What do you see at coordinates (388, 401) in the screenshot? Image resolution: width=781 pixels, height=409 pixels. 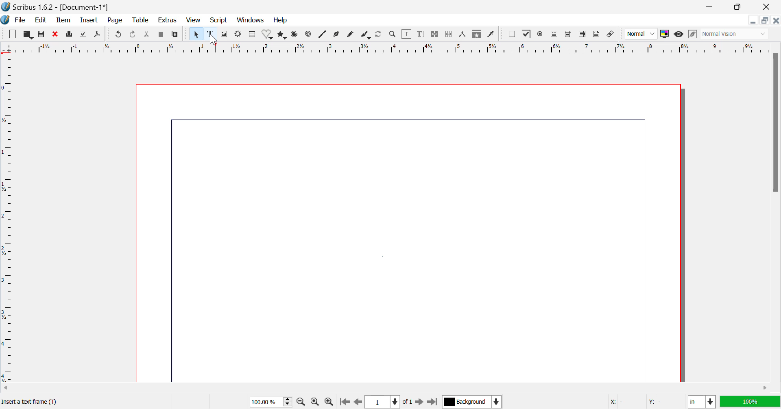 I see `Page 1 of 1` at bounding box center [388, 401].